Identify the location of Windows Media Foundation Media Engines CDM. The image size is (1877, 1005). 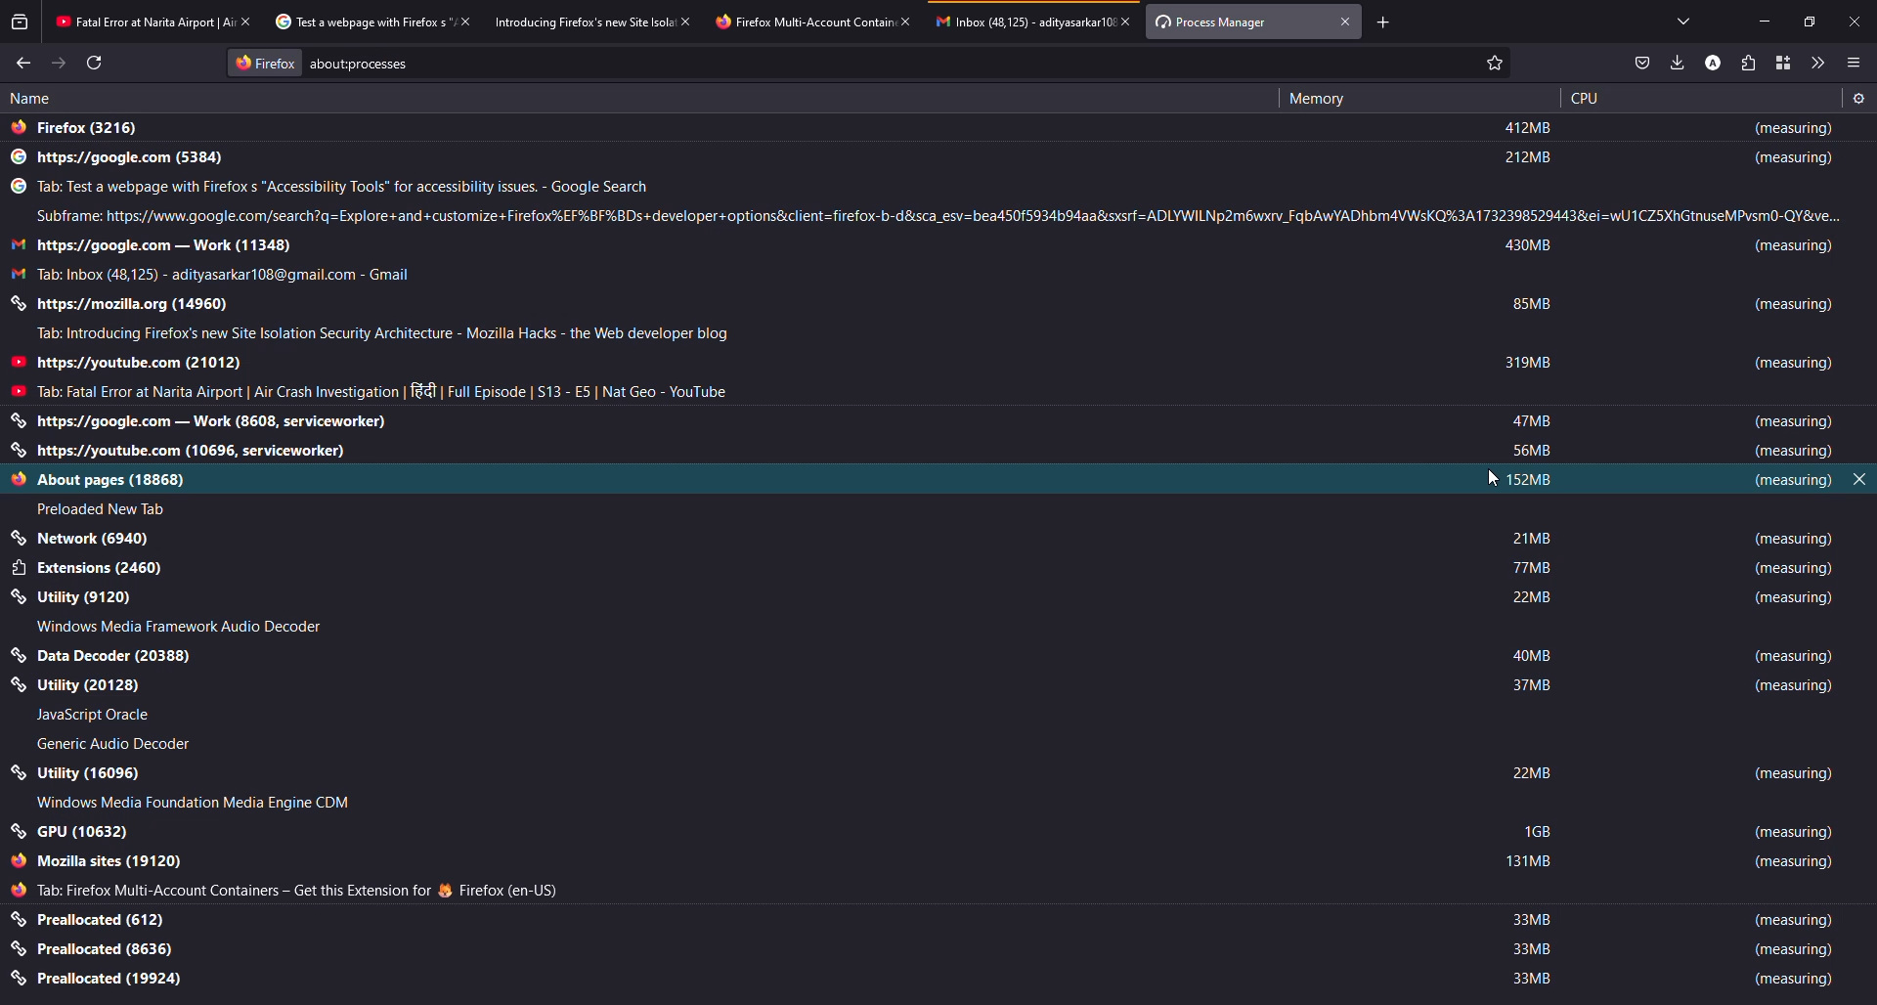
(188, 801).